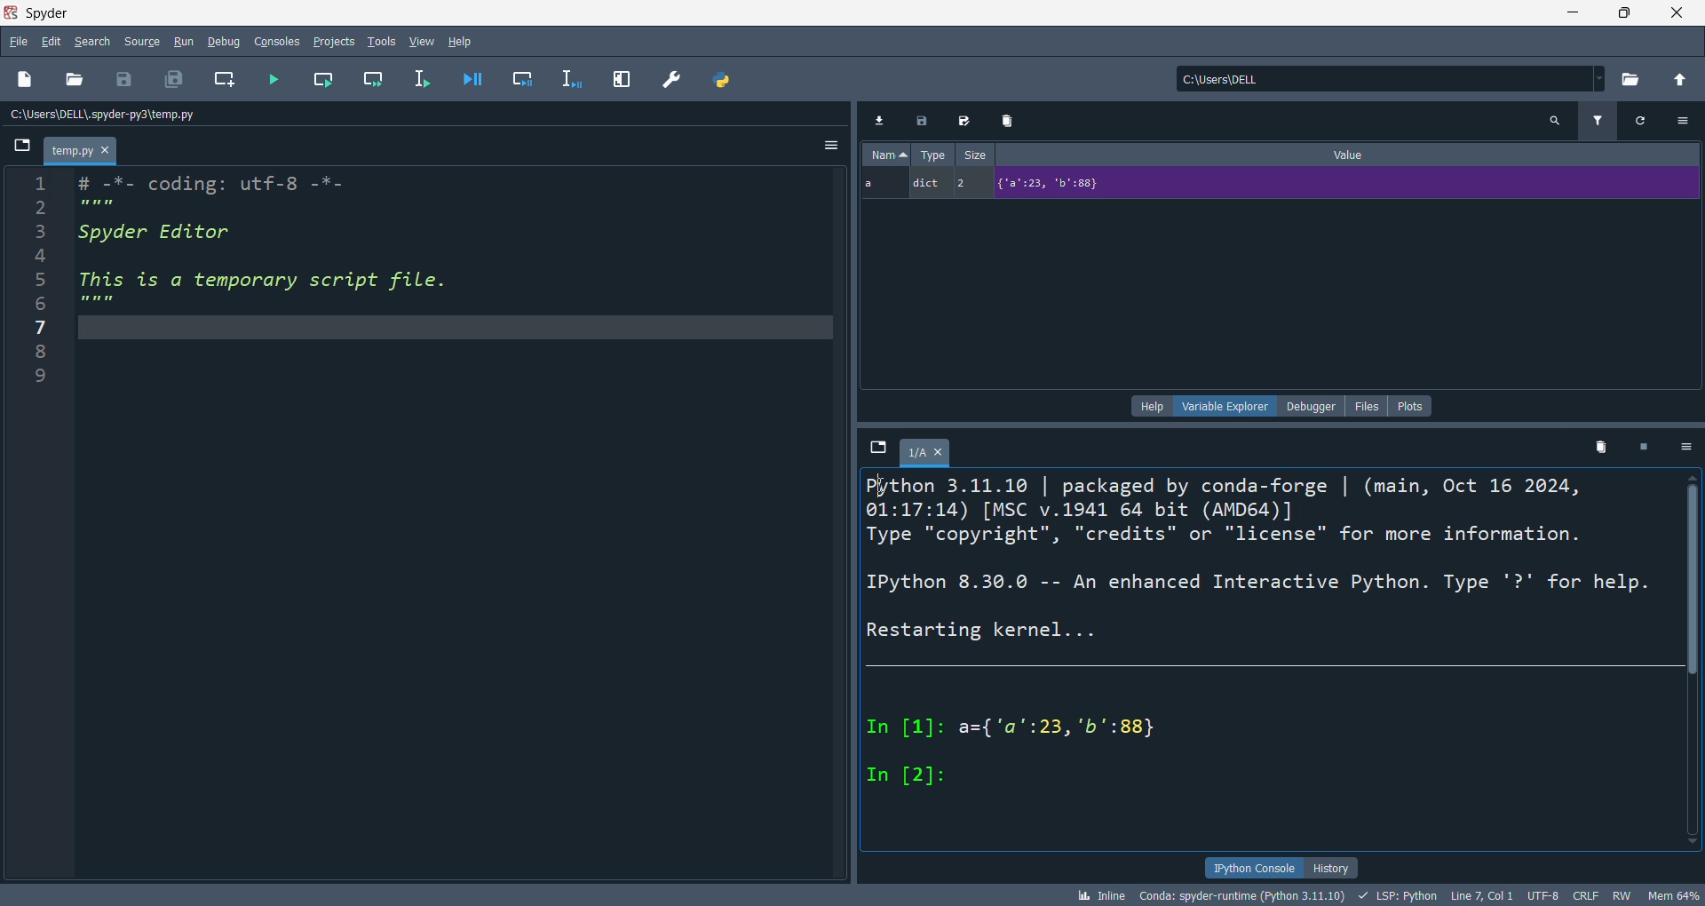 This screenshot has width=1705, height=906. Describe the element at coordinates (1275, 185) in the screenshot. I see `a, dict, 2, {'a':23, 'b': 88}` at that location.